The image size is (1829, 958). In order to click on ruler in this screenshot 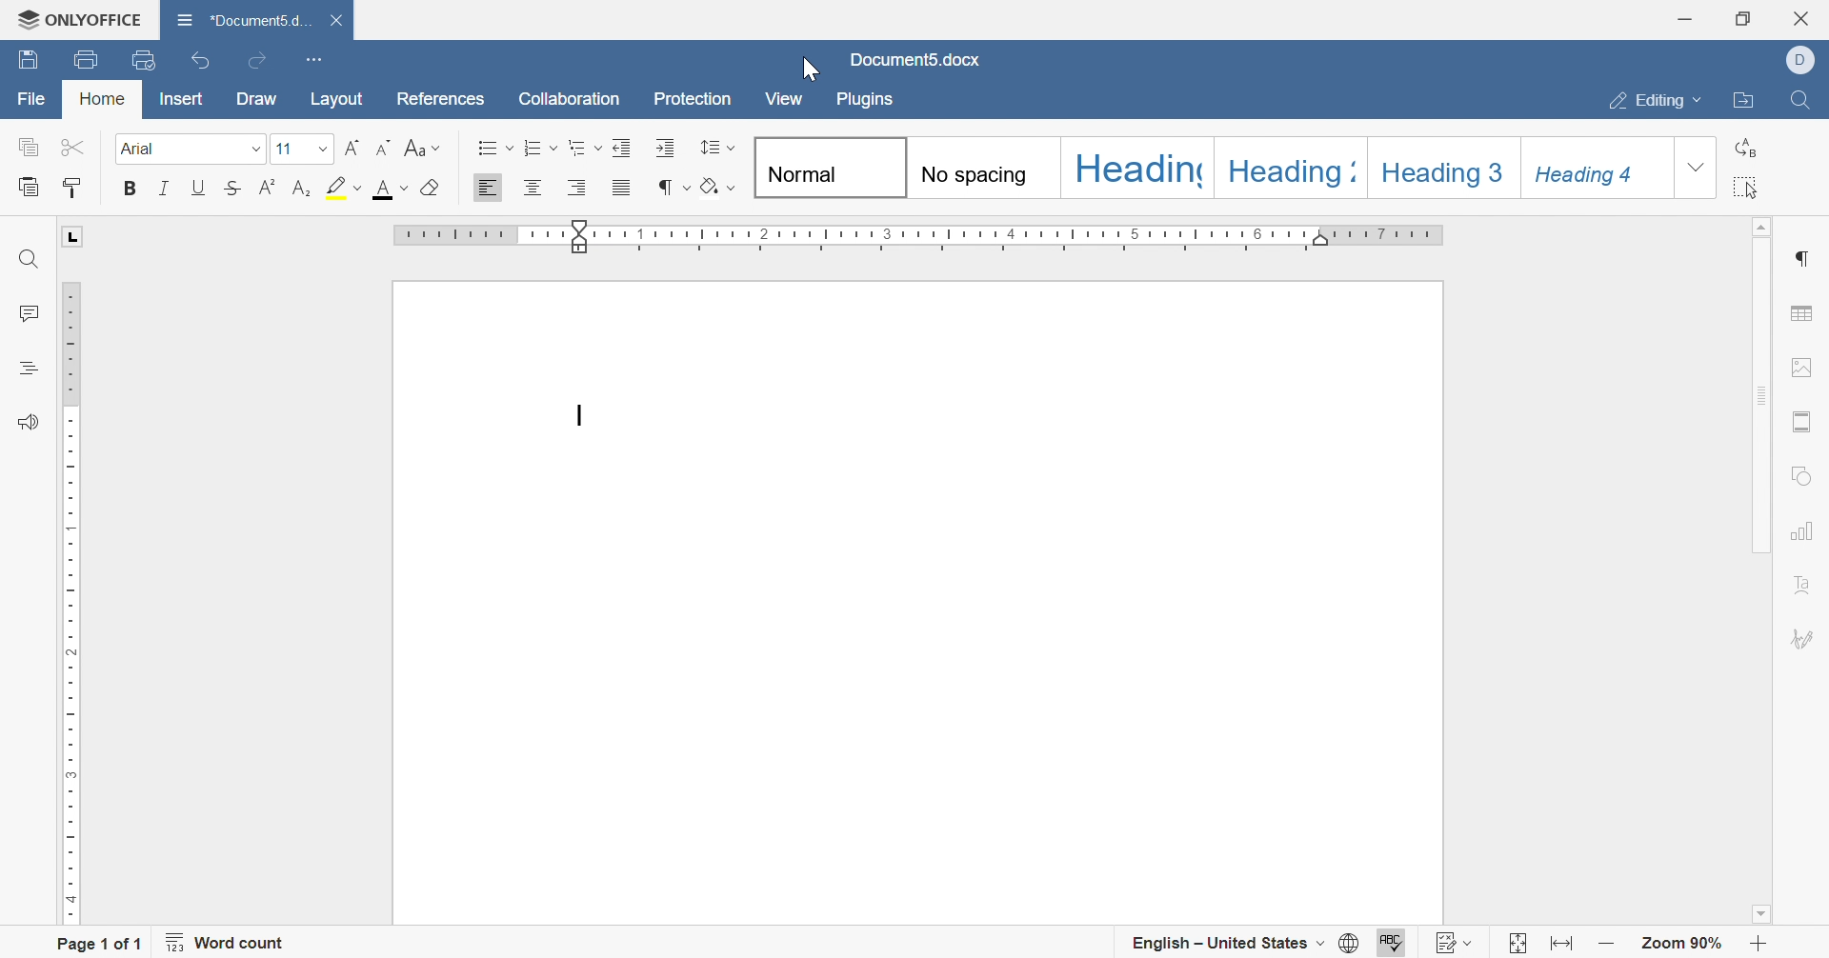, I will do `click(473, 236)`.